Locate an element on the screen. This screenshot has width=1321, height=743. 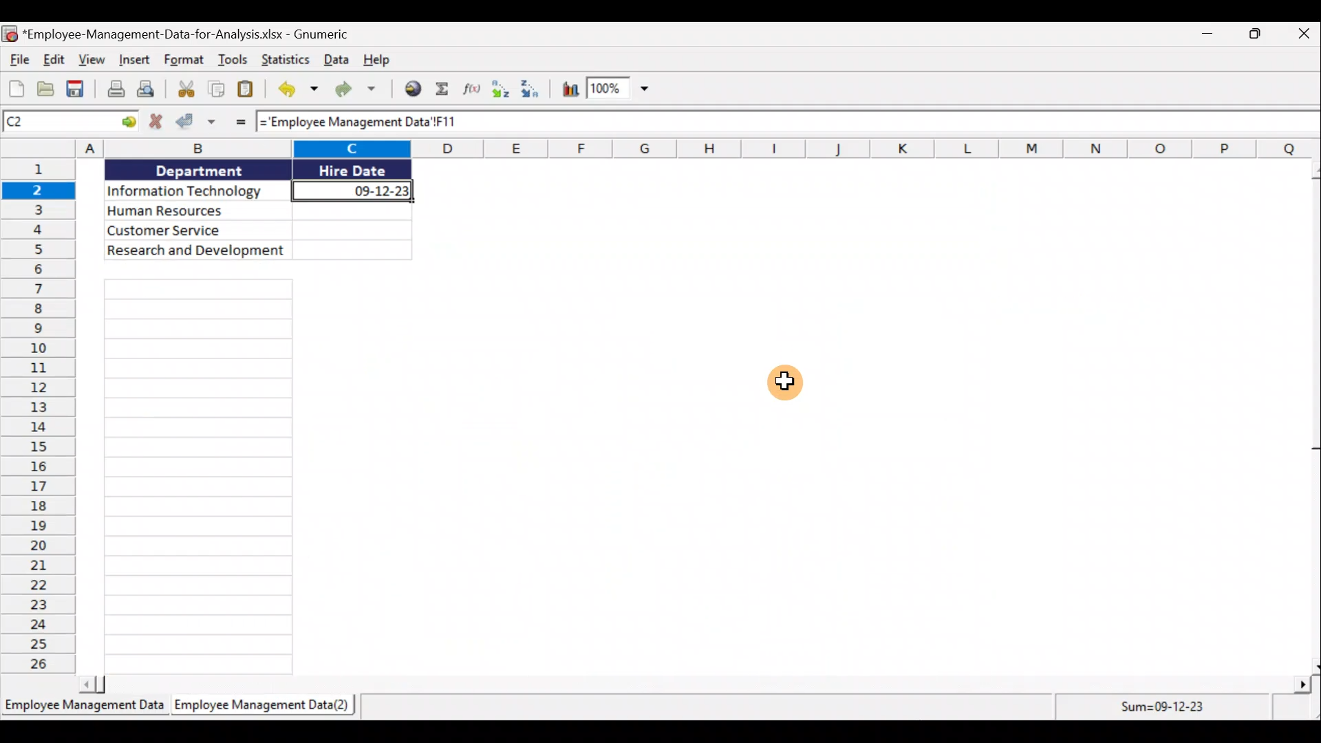
Save the current workbook is located at coordinates (78, 89).